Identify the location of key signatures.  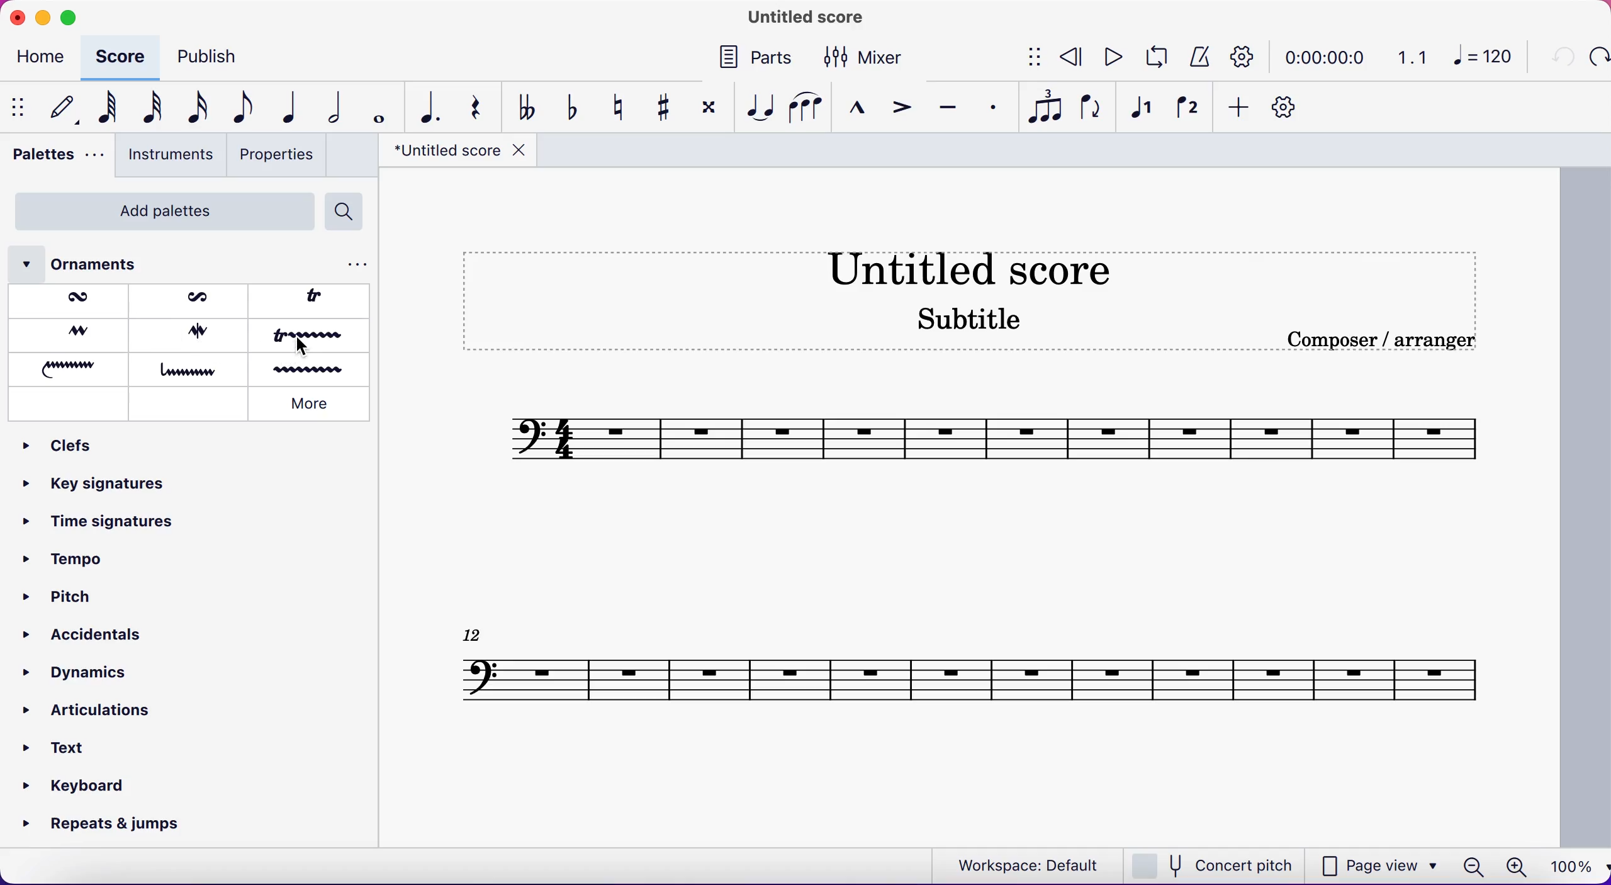
(99, 488).